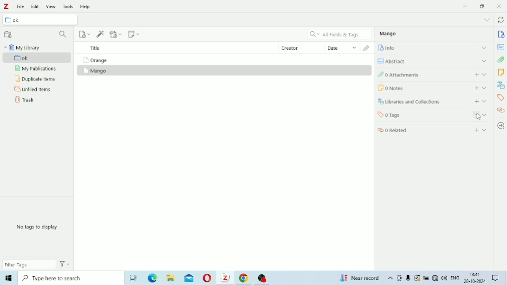 This screenshot has height=285, width=507. Describe the element at coordinates (501, 47) in the screenshot. I see `Abstract` at that location.